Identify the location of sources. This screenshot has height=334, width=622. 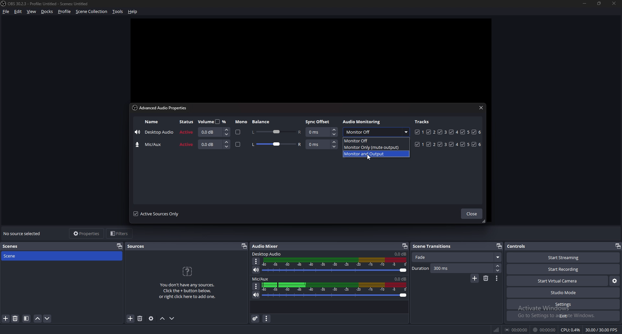
(139, 246).